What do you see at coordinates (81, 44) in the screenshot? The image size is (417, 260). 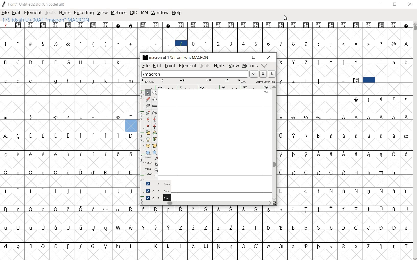 I see `'` at bounding box center [81, 44].